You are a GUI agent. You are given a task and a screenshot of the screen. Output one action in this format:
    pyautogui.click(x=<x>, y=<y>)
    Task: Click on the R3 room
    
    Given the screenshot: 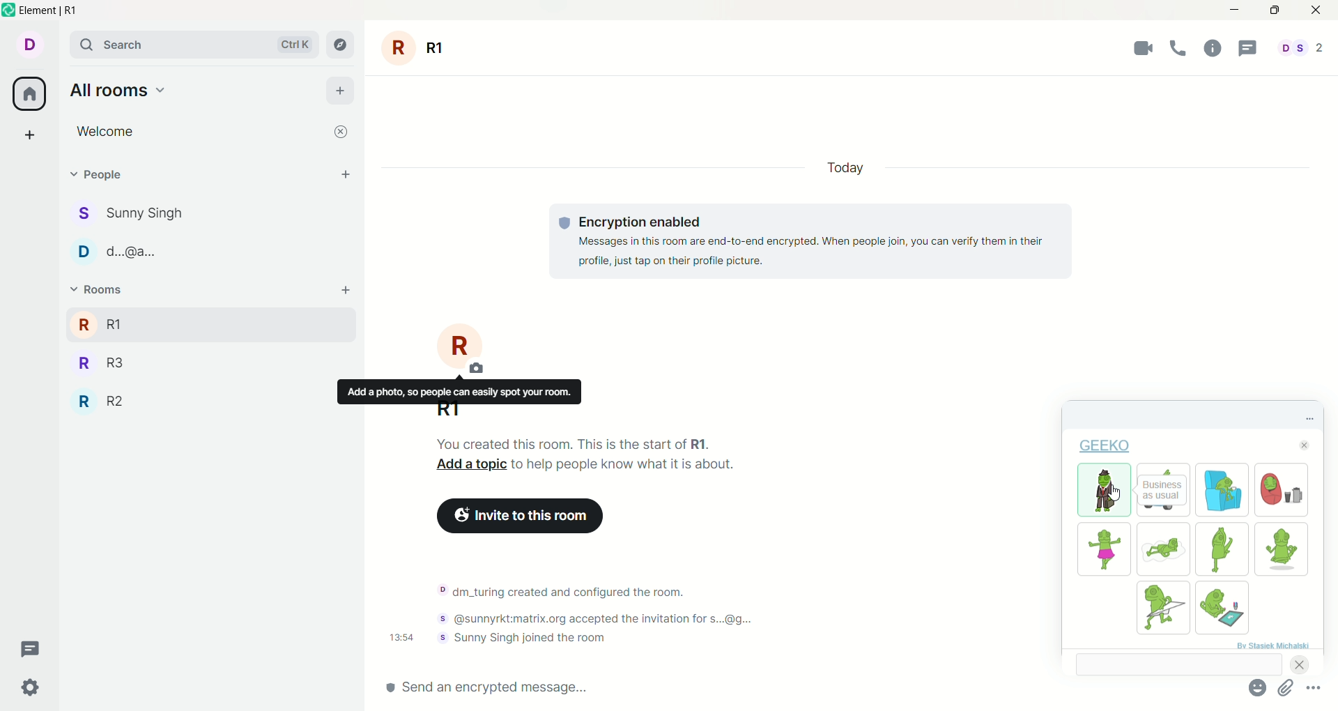 What is the action you would take?
    pyautogui.click(x=102, y=363)
    